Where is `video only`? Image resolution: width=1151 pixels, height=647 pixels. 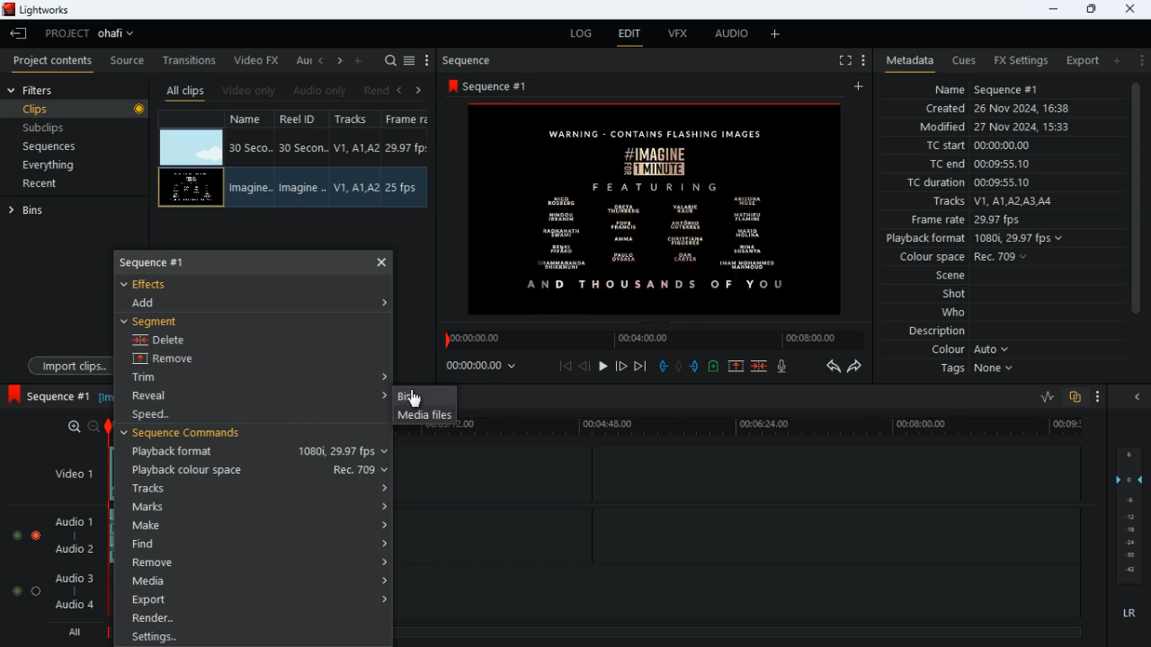
video only is located at coordinates (250, 89).